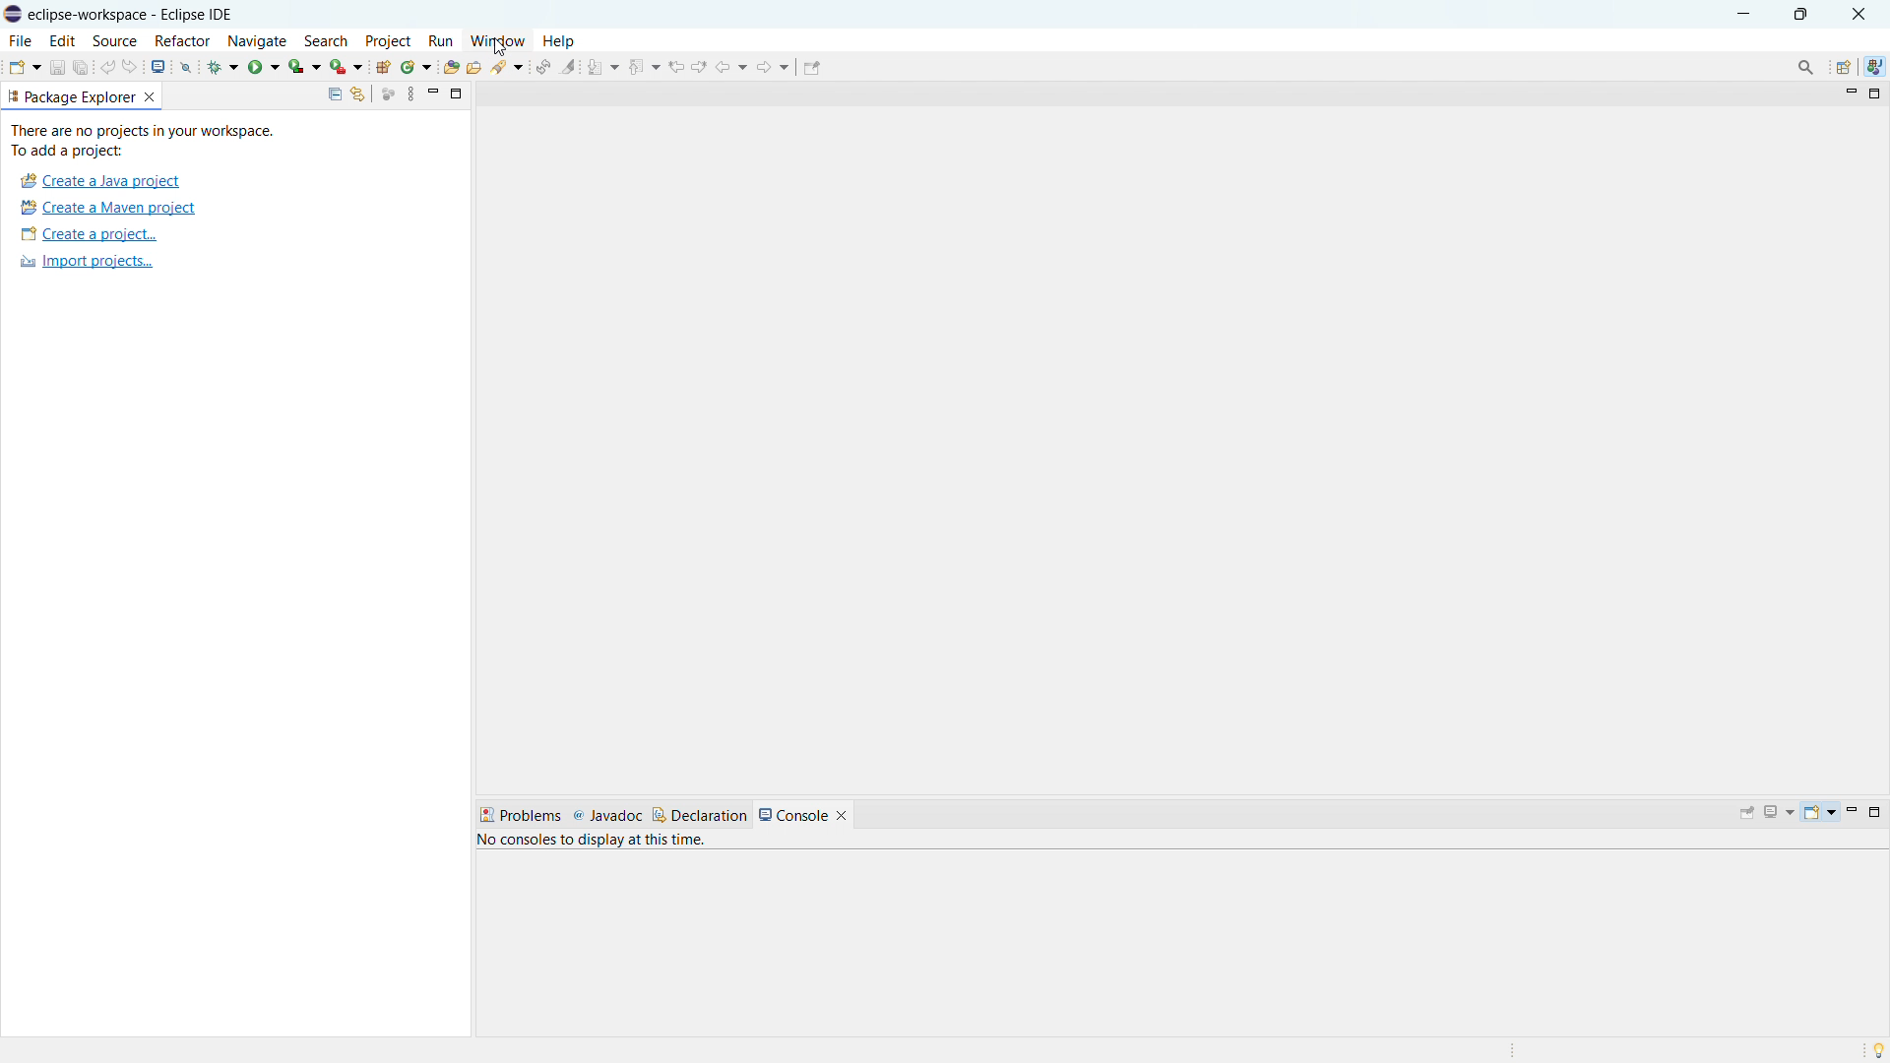 The width and height of the screenshot is (1890, 1063). I want to click on search, so click(326, 40).